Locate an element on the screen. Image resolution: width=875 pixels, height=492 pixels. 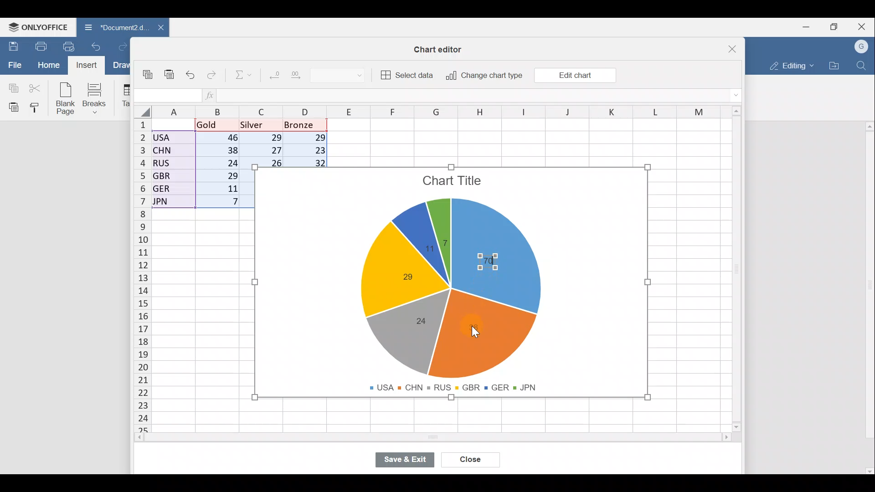
Change chart type is located at coordinates (481, 76).